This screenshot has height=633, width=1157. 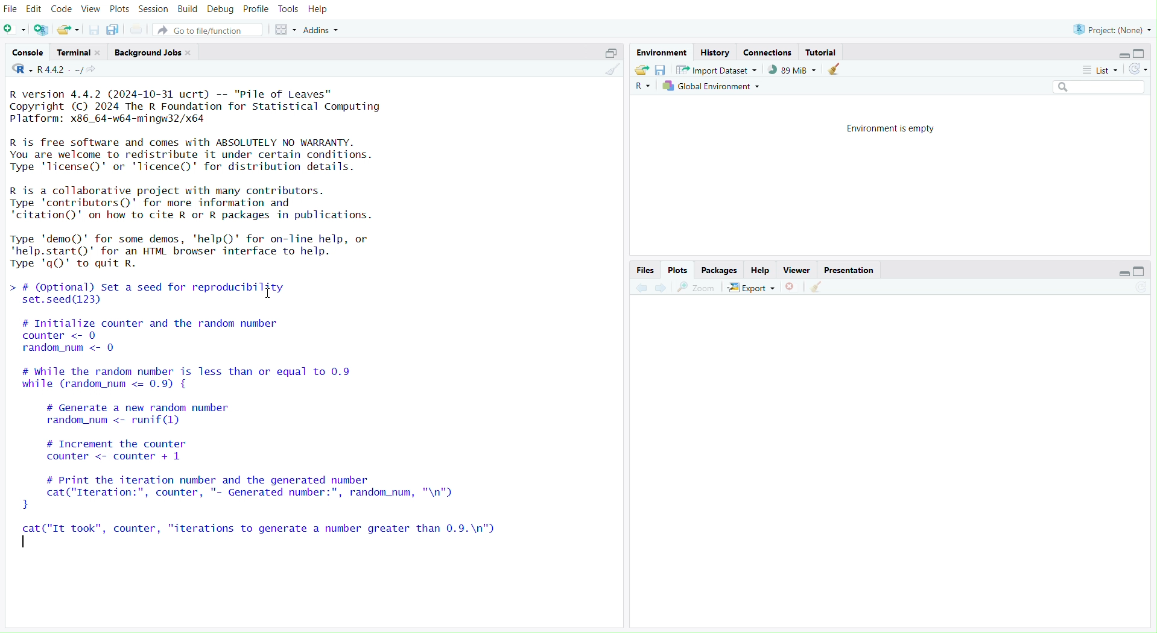 I want to click on Files, so click(x=647, y=269).